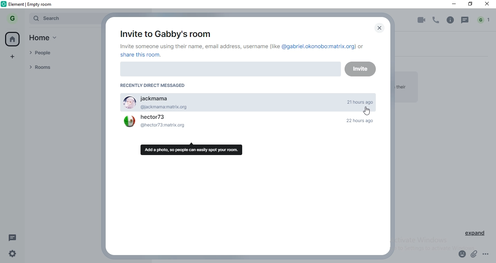  Describe the element at coordinates (13, 18) in the screenshot. I see `G` at that location.